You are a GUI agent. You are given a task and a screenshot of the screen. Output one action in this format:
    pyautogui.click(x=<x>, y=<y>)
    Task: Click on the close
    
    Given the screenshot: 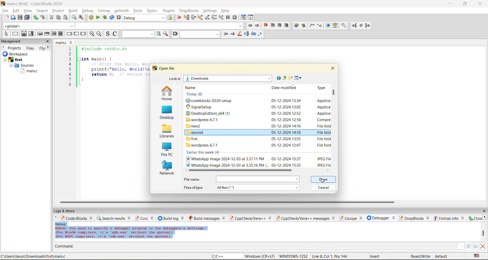 What is the action you would take?
    pyautogui.click(x=360, y=218)
    